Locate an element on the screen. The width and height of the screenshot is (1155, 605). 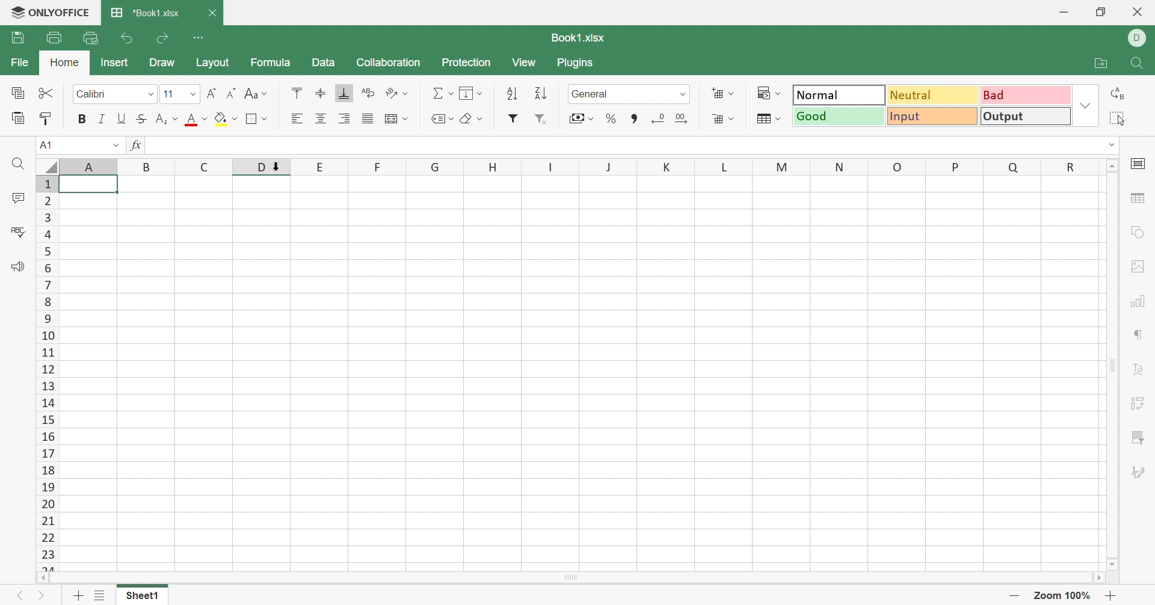
Zoom 100% is located at coordinates (1063, 595).